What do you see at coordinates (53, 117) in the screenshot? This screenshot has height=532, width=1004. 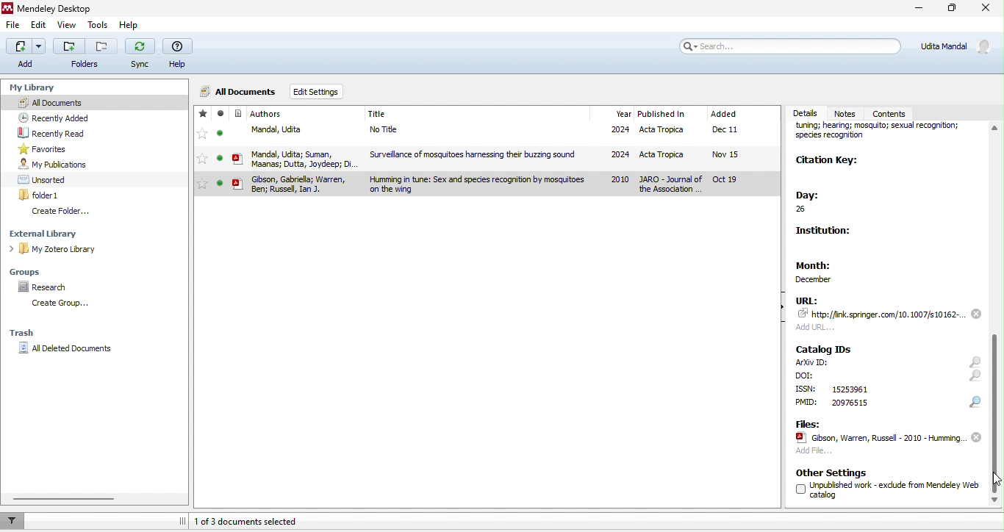 I see `recently added` at bounding box center [53, 117].